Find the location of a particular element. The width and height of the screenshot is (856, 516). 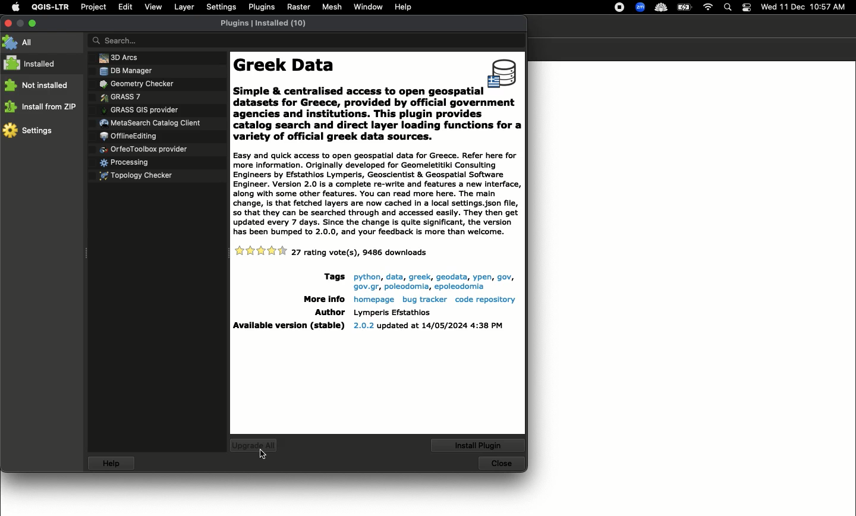

Installed is located at coordinates (34, 63).